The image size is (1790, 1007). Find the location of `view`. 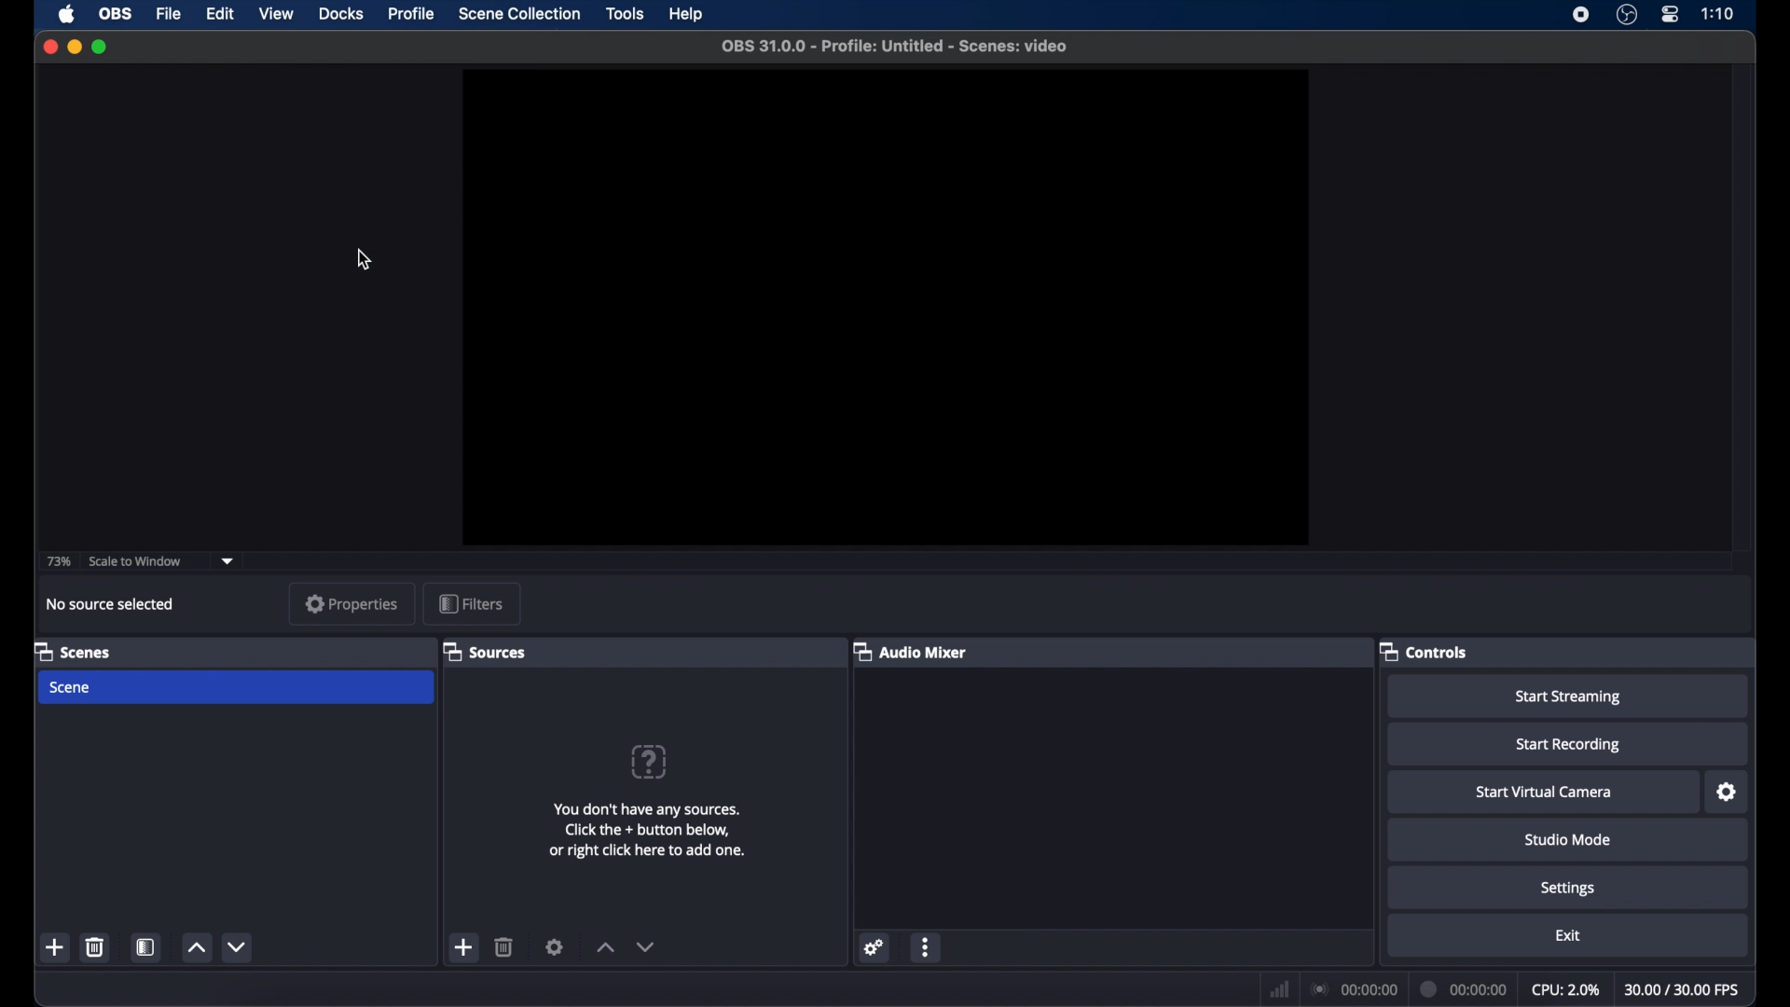

view is located at coordinates (275, 13).